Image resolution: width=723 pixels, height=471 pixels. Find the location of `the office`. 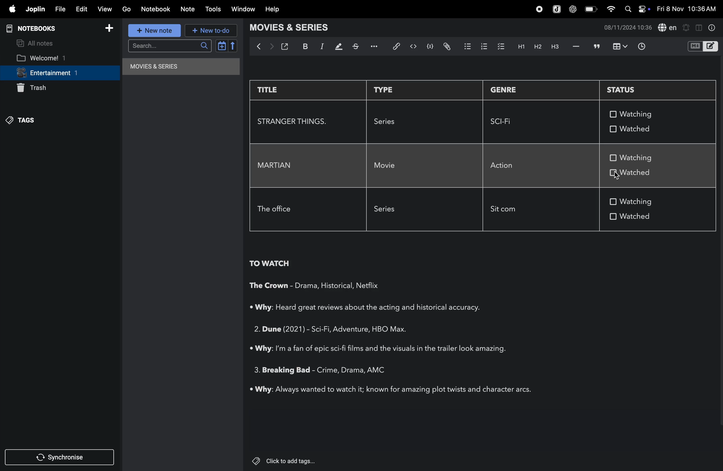

the office is located at coordinates (276, 210).